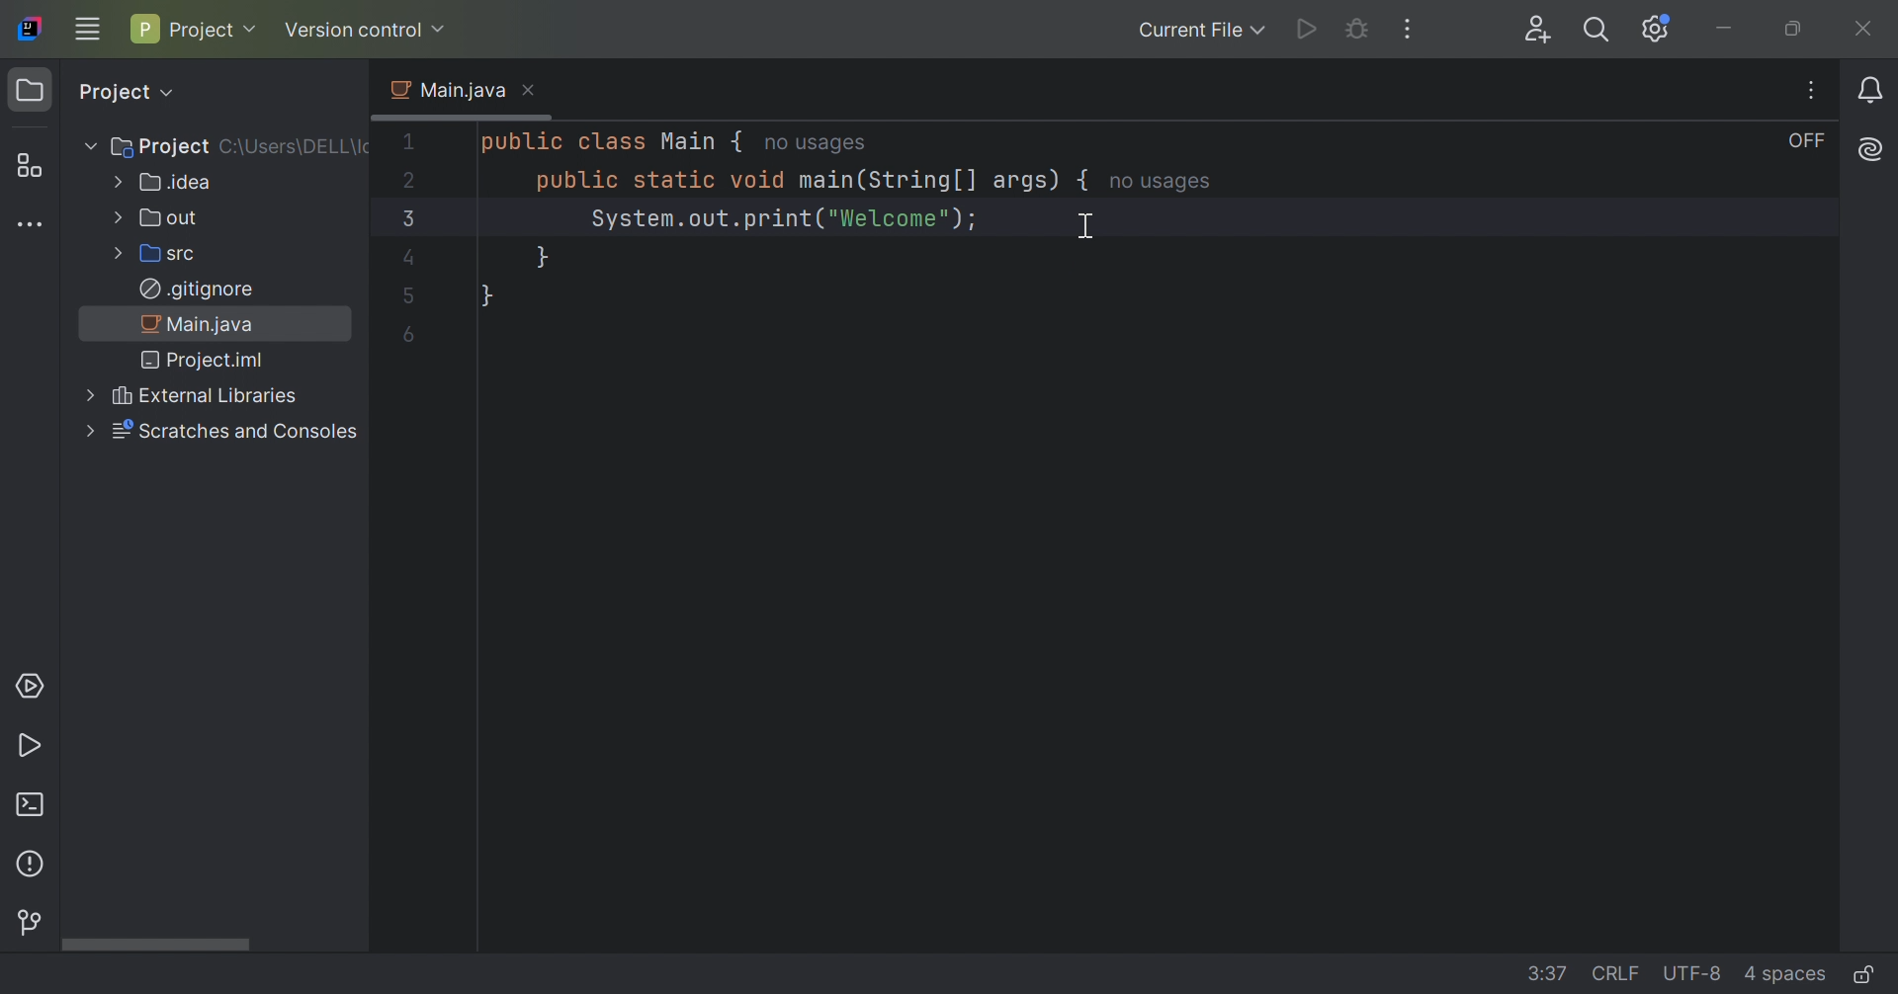  What do you see at coordinates (1198, 32) in the screenshot?
I see `Current file` at bounding box center [1198, 32].